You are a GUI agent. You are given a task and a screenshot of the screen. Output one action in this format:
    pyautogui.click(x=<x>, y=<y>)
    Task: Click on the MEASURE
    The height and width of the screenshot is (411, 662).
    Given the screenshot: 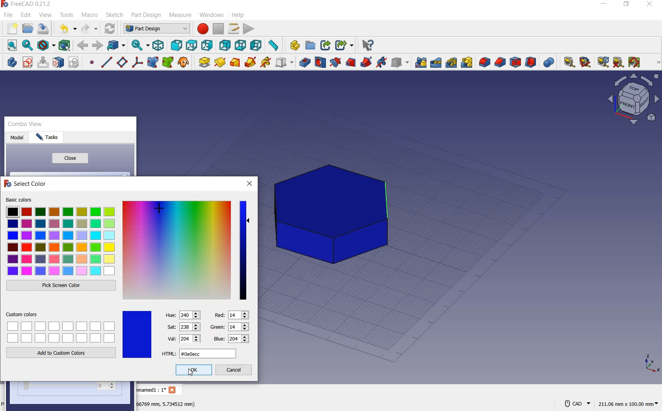 What is the action you would take?
    pyautogui.click(x=657, y=63)
    